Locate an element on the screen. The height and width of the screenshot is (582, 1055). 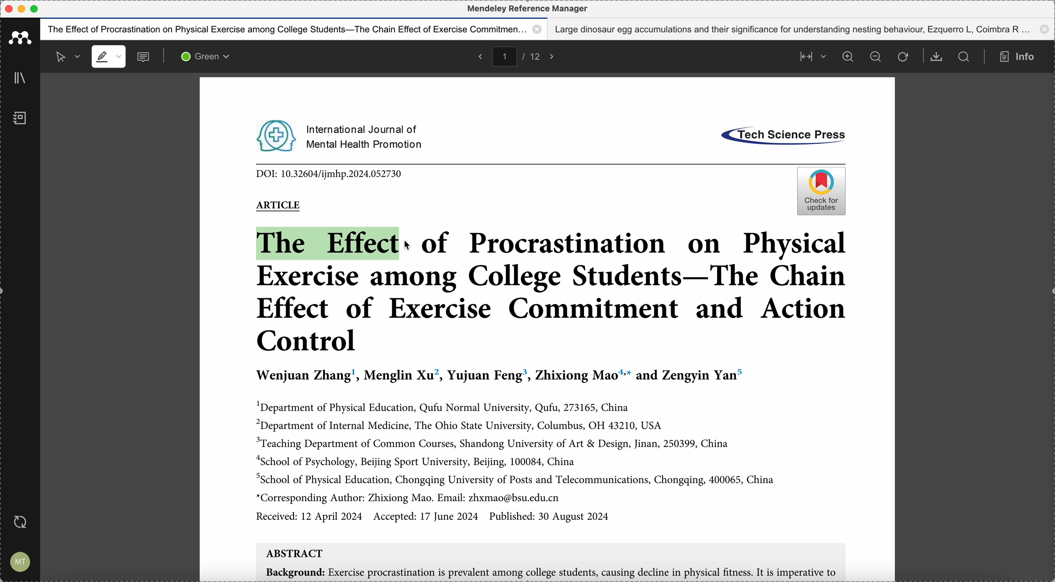
info is located at coordinates (1020, 57).